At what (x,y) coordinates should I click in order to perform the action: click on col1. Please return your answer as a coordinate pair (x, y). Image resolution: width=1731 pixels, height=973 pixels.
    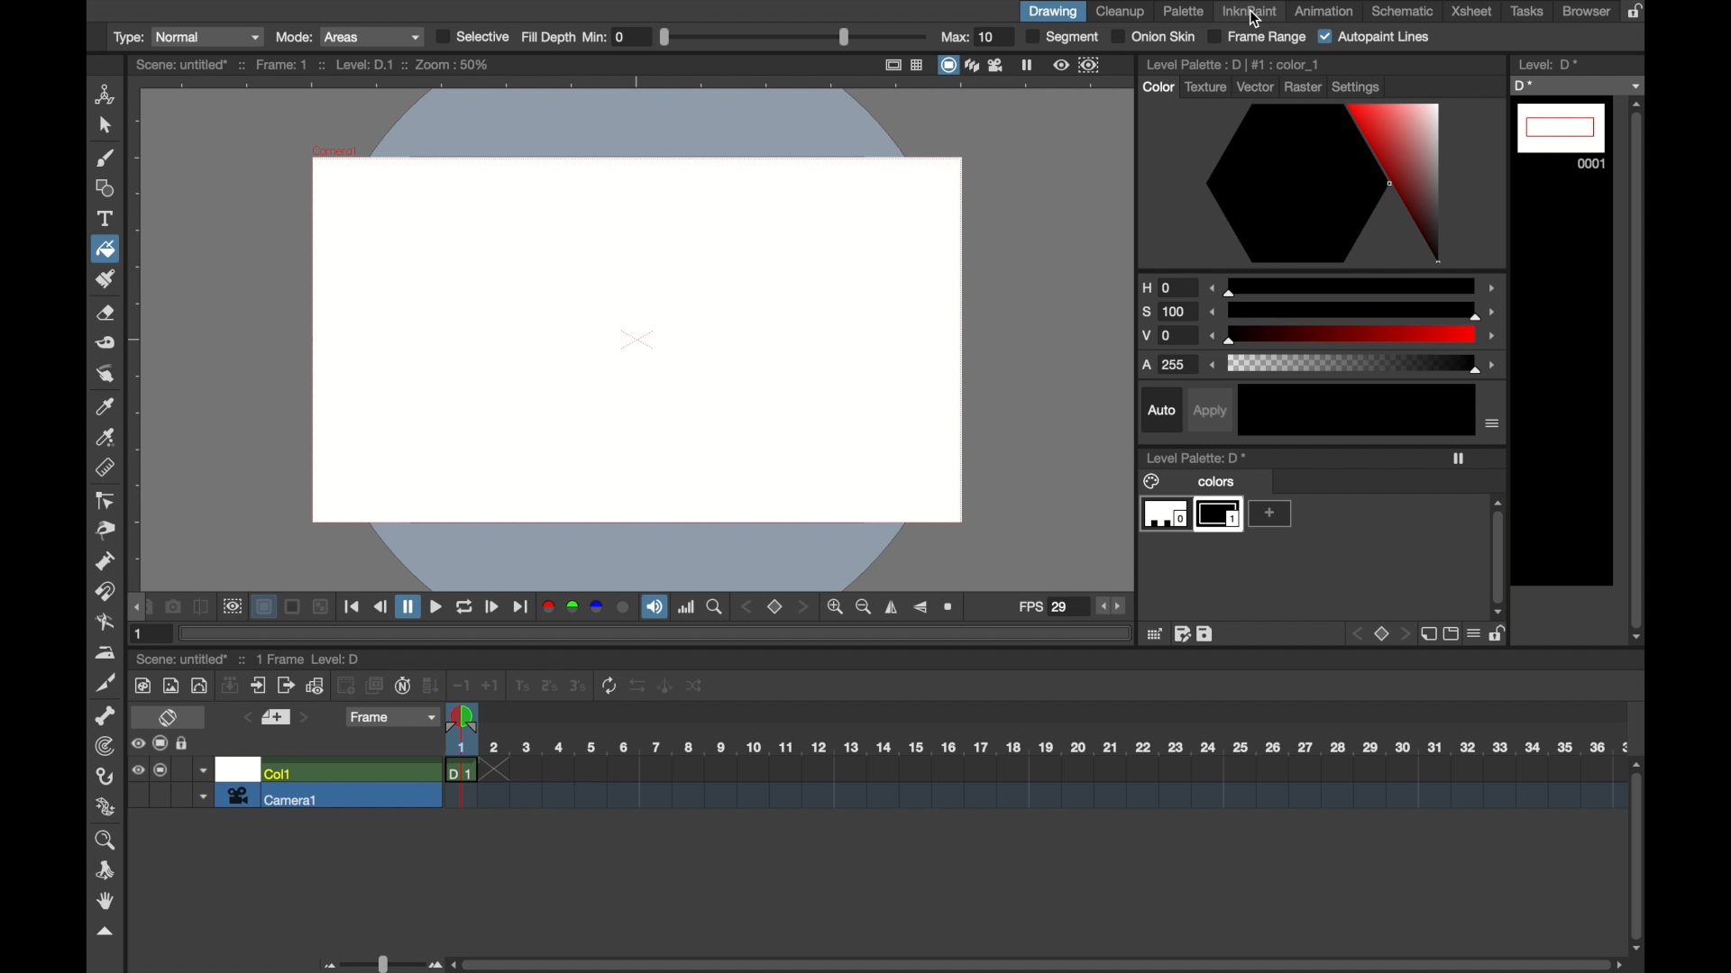
    Looking at the image, I should click on (279, 773).